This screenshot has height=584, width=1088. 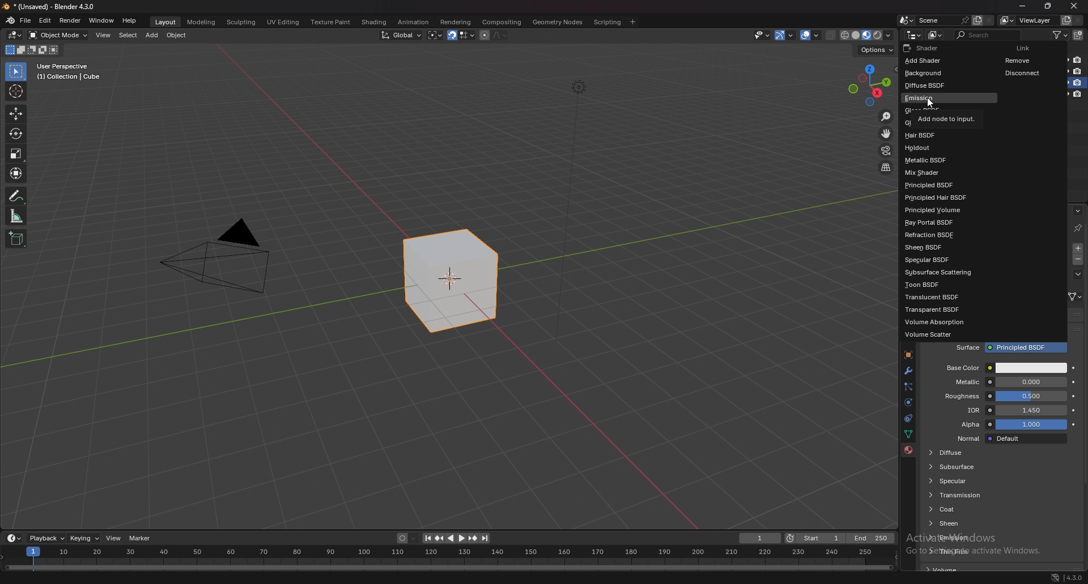 What do you see at coordinates (1029, 20) in the screenshot?
I see `view layer` at bounding box center [1029, 20].